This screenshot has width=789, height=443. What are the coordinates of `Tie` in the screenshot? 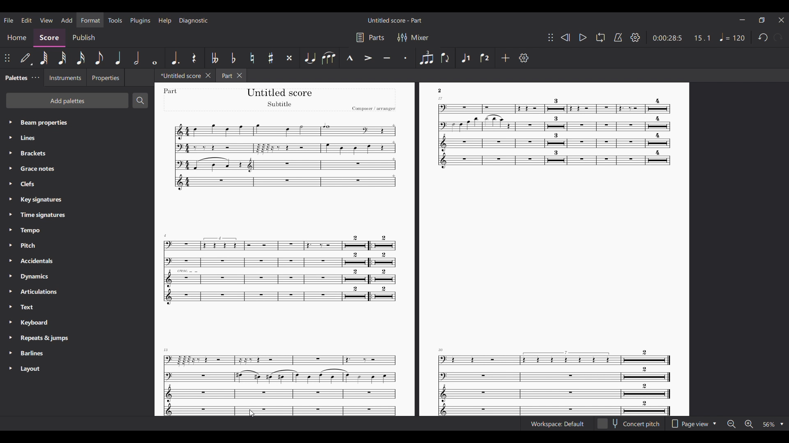 It's located at (310, 58).